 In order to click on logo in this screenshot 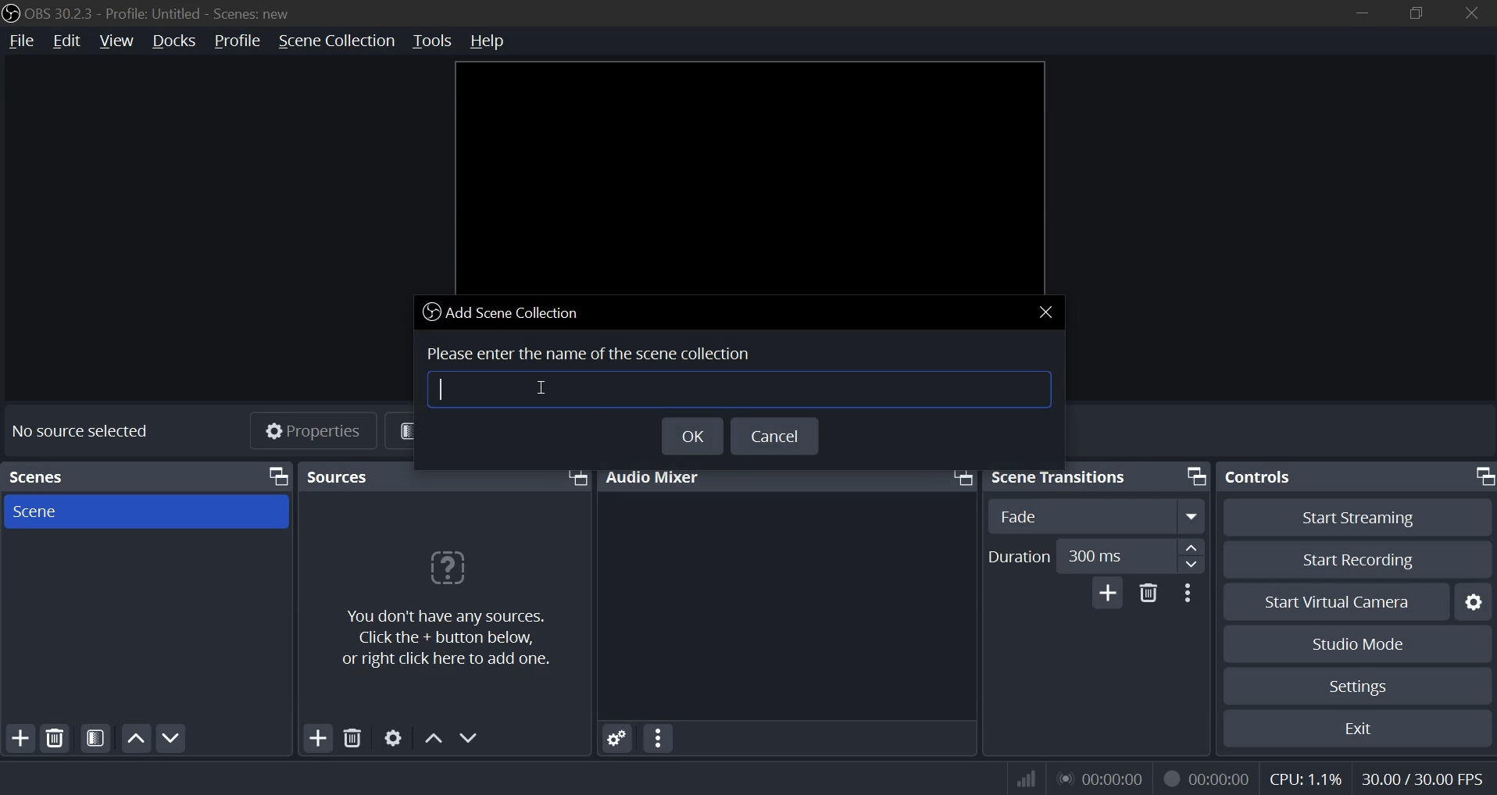, I will do `click(10, 12)`.